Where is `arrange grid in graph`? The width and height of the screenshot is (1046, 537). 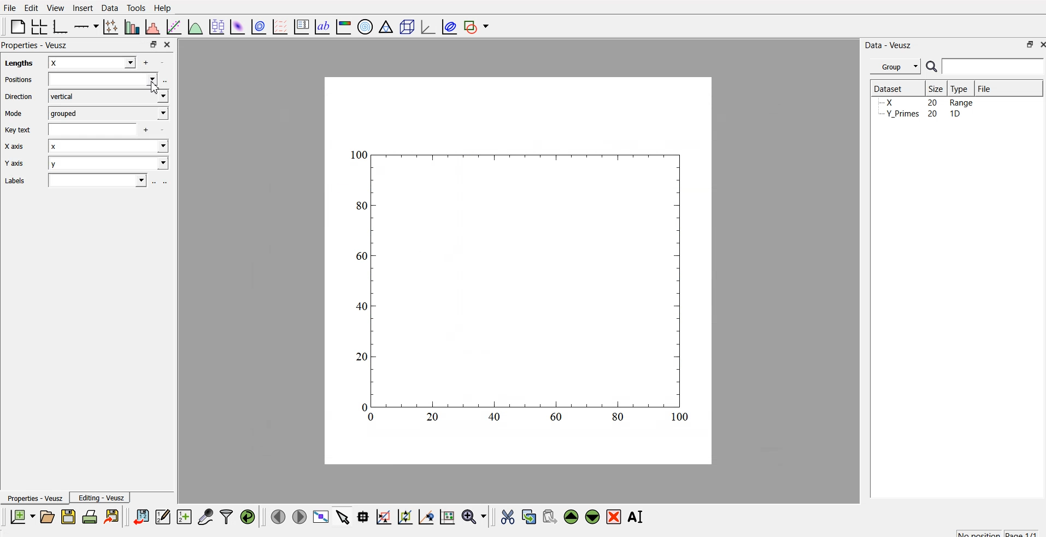 arrange grid in graph is located at coordinates (38, 25).